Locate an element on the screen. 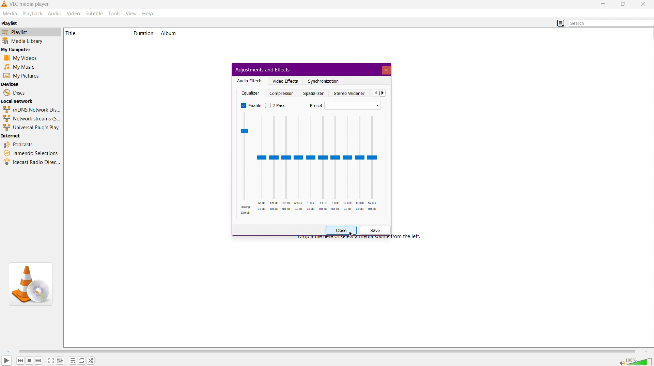  Icecast Radio Directory is located at coordinates (32, 163).